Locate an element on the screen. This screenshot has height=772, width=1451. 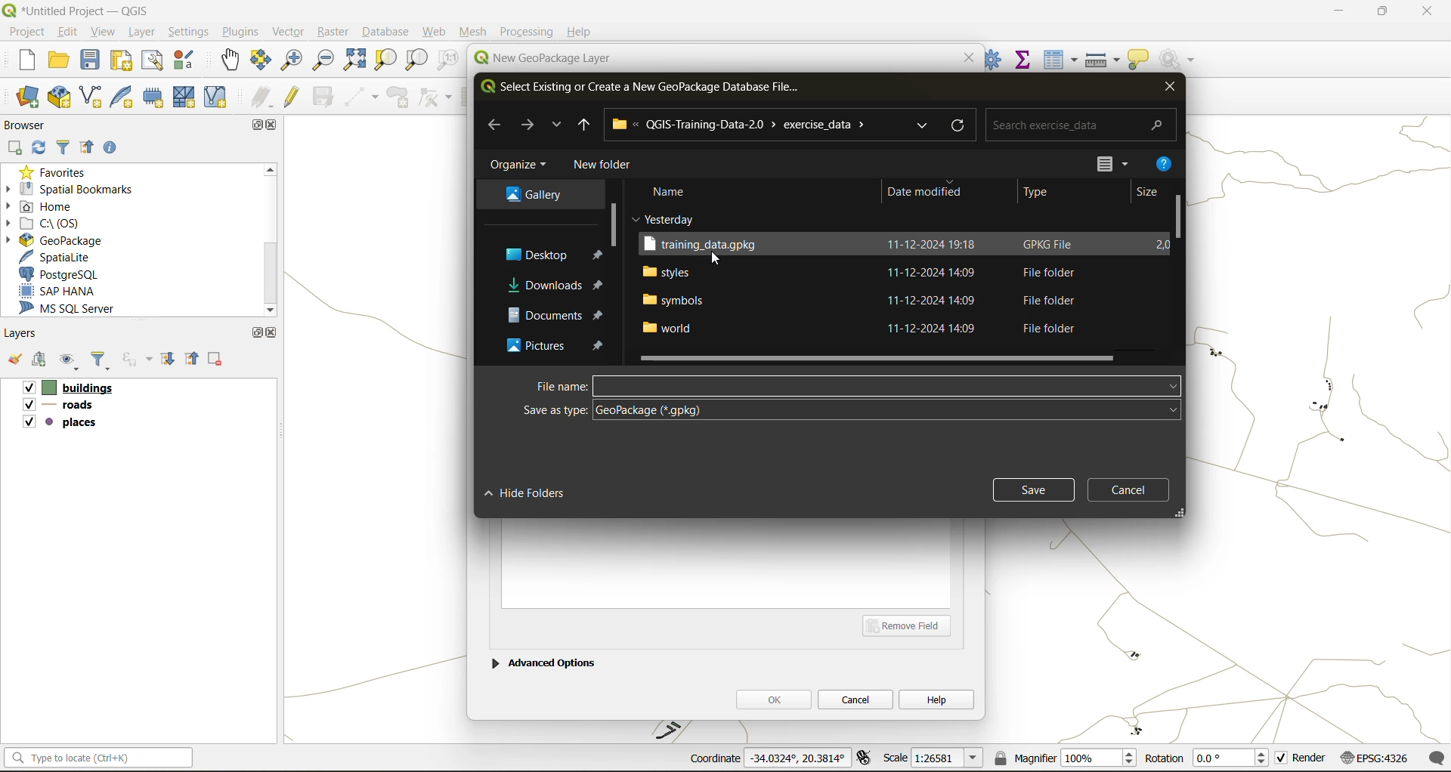
zoom out is located at coordinates (321, 62).